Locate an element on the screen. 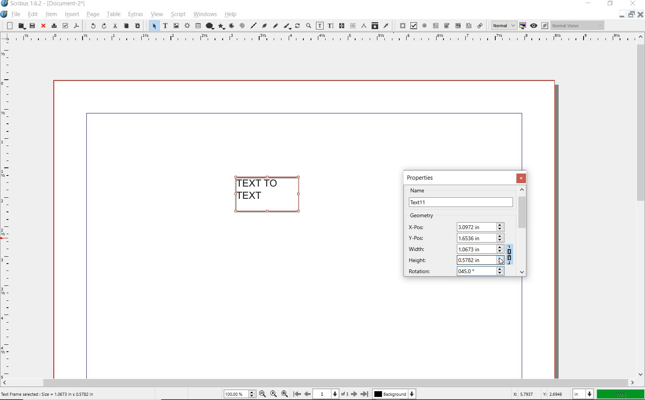 This screenshot has height=400, width=645. table is located at coordinates (113, 14).